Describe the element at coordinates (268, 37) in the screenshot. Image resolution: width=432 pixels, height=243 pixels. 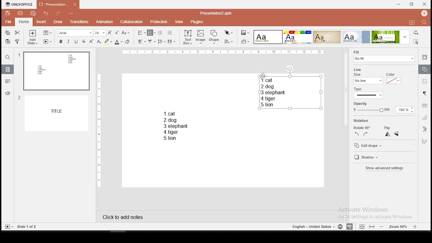
I see `theme` at that location.